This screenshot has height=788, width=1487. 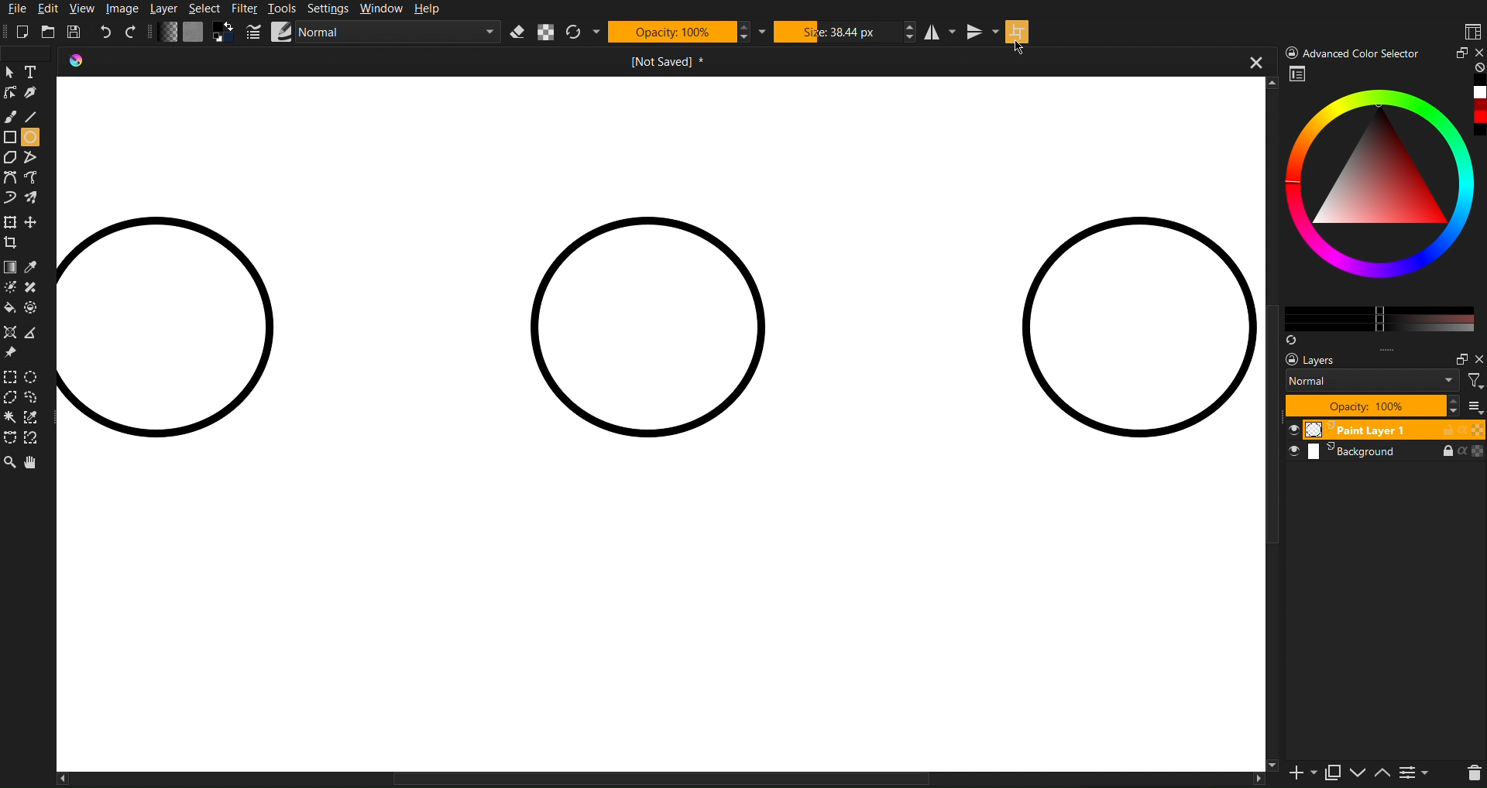 What do you see at coordinates (285, 7) in the screenshot?
I see `Tools` at bounding box center [285, 7].